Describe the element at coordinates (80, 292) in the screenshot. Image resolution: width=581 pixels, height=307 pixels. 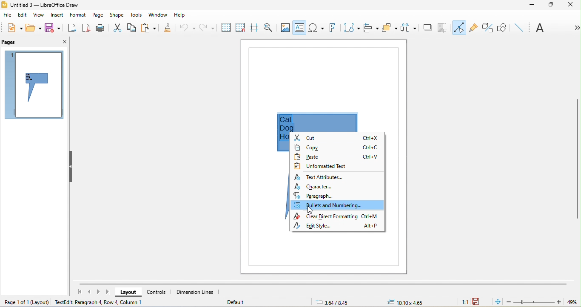
I see `first page` at that location.